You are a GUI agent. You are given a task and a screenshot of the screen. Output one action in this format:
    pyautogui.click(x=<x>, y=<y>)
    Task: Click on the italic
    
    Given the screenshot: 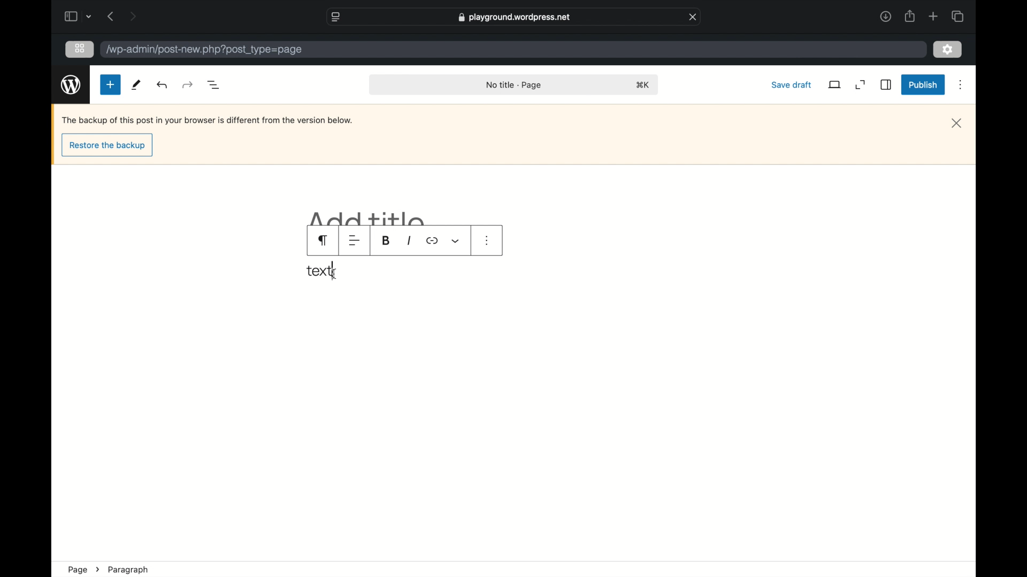 What is the action you would take?
    pyautogui.click(x=408, y=241)
    